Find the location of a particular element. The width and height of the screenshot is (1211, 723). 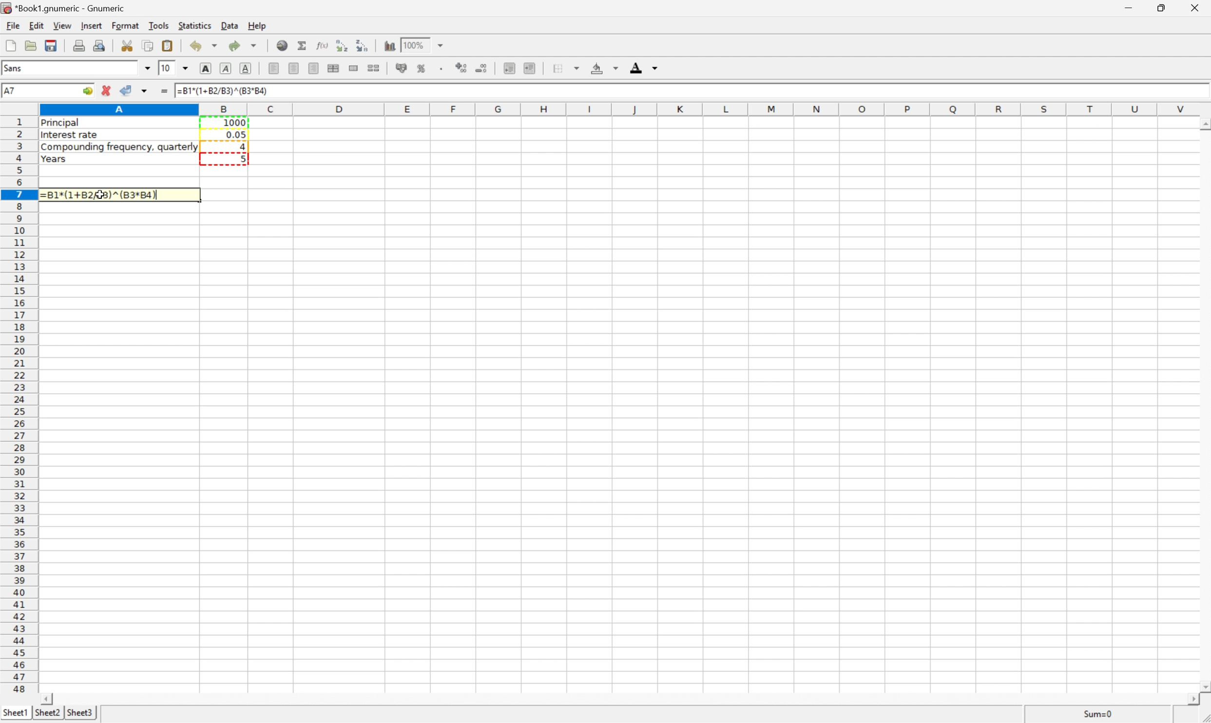

data is located at coordinates (229, 26).